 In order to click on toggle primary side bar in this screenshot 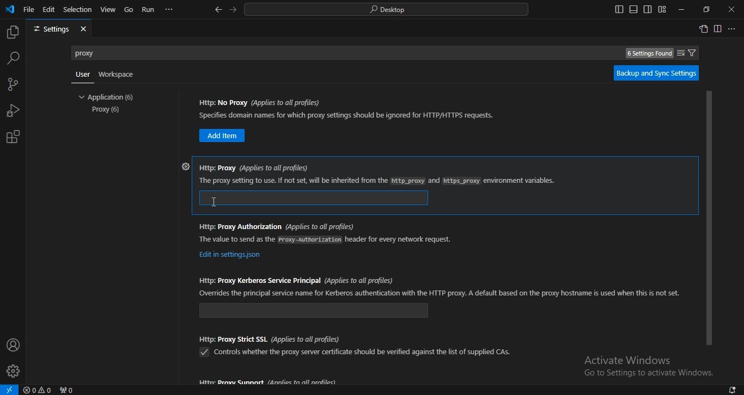, I will do `click(618, 10)`.